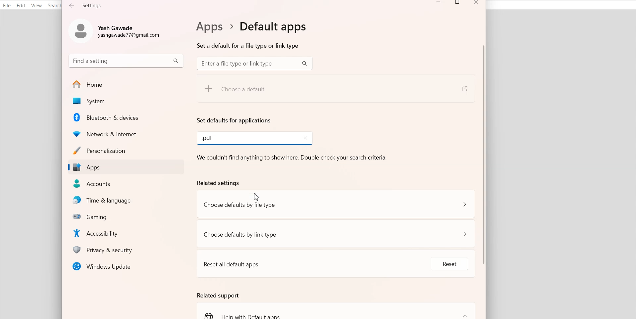 This screenshot has height=319, width=636. Describe the element at coordinates (476, 3) in the screenshot. I see `Close` at that location.